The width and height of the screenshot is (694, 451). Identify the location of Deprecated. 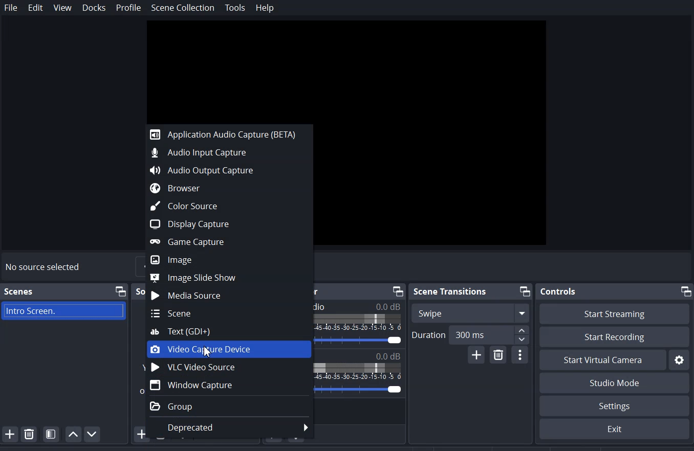
(230, 427).